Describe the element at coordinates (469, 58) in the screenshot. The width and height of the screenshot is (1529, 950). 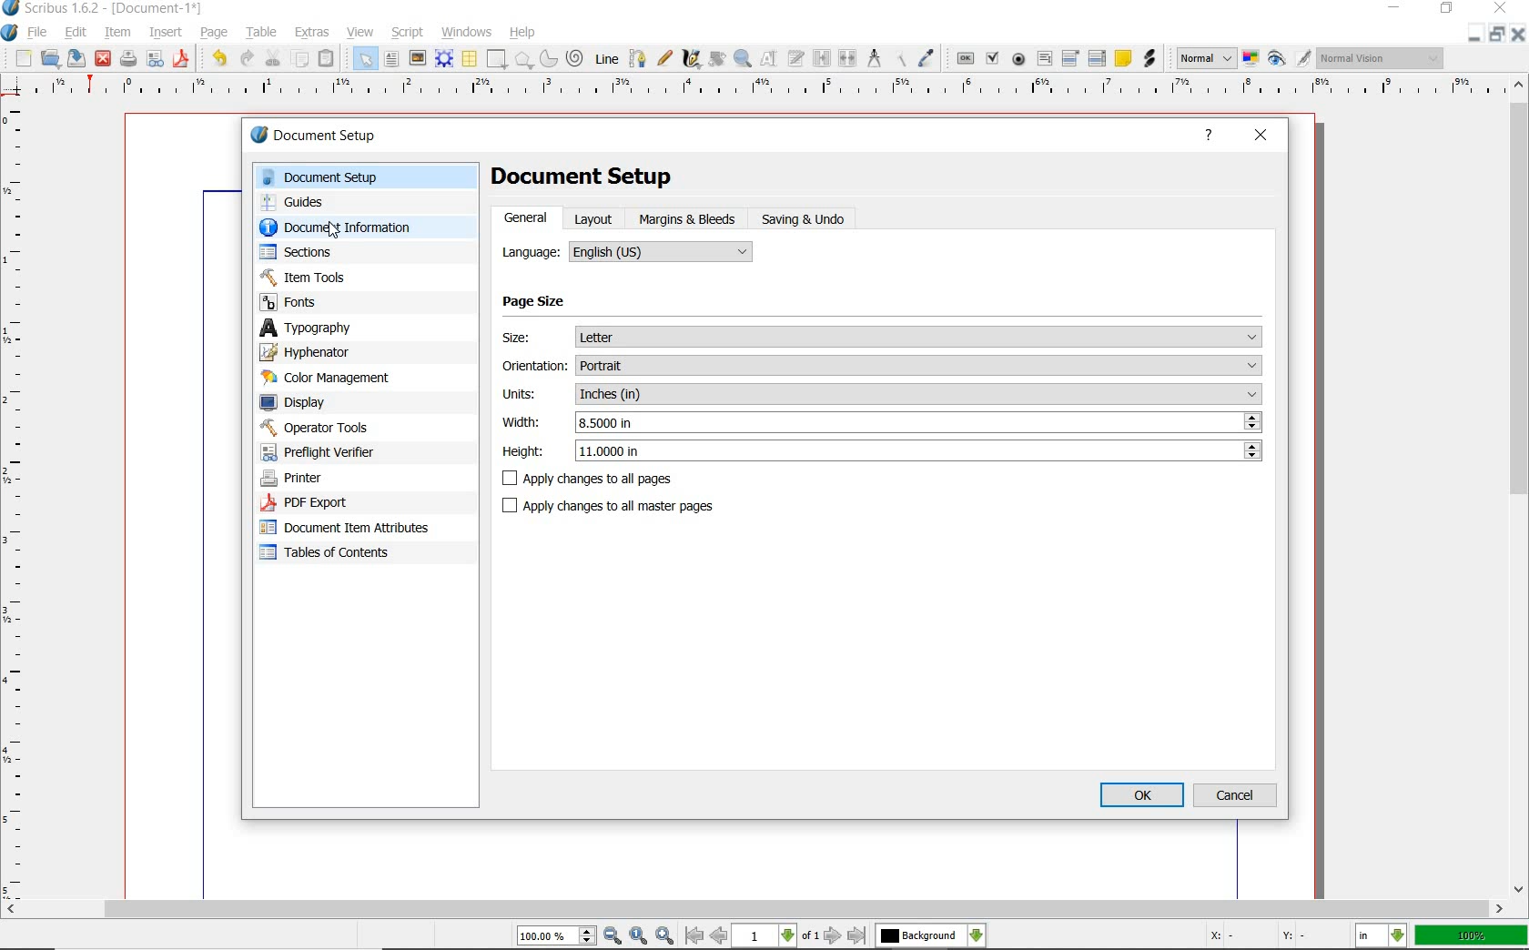
I see `table` at that location.